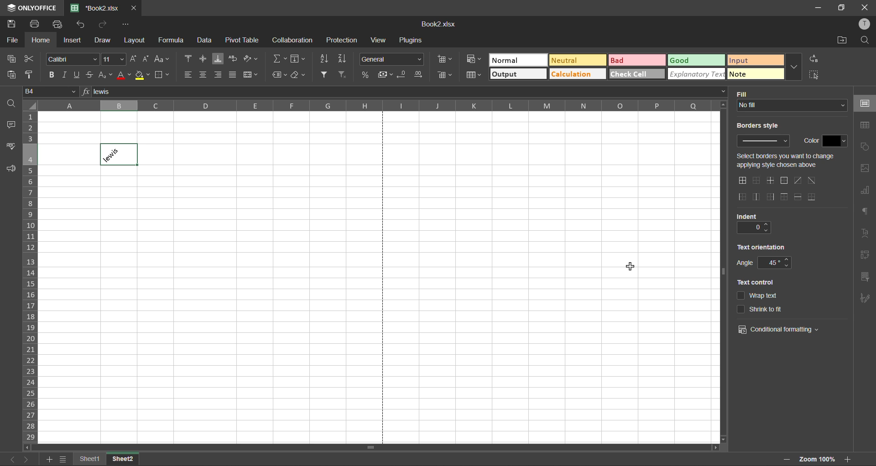 The image size is (876, 466). What do you see at coordinates (63, 459) in the screenshot?
I see `sheet list` at bounding box center [63, 459].